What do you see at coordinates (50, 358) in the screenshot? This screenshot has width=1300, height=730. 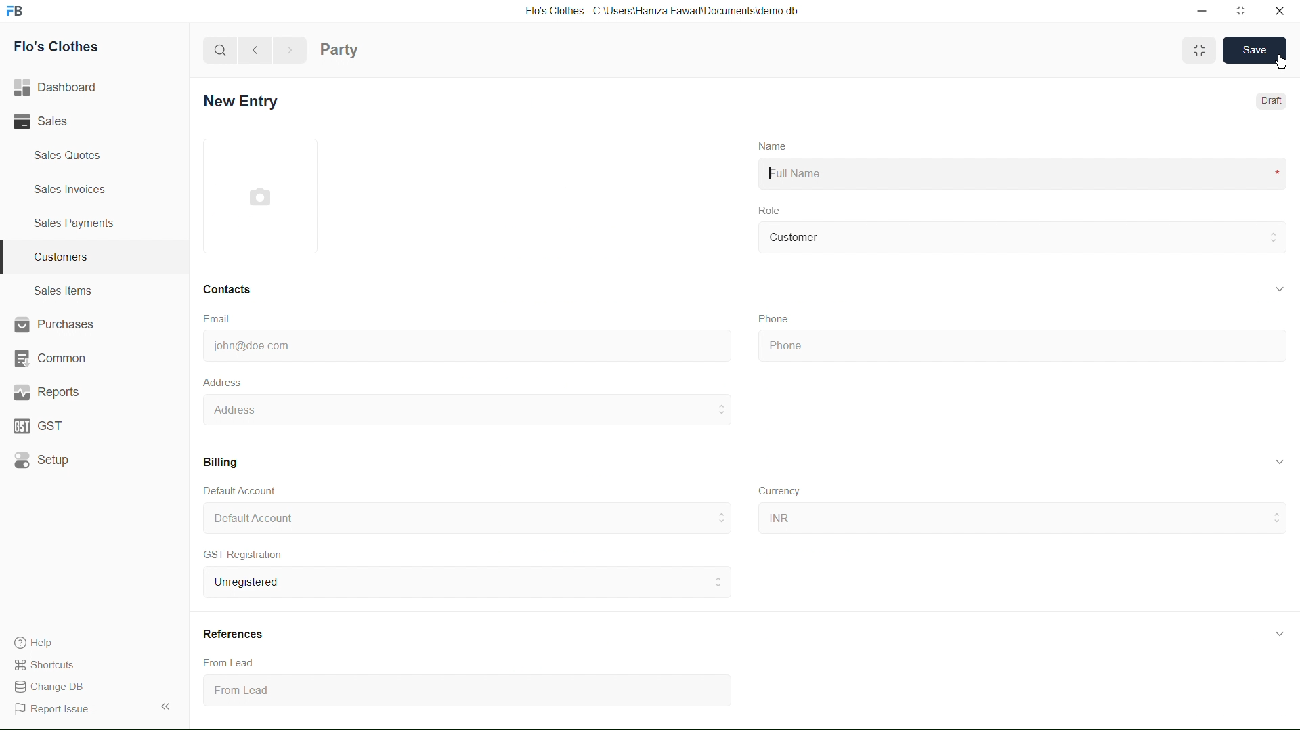 I see `Common` at bounding box center [50, 358].